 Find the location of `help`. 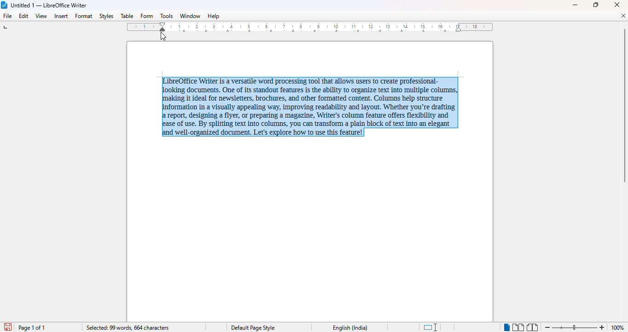

help is located at coordinates (214, 16).